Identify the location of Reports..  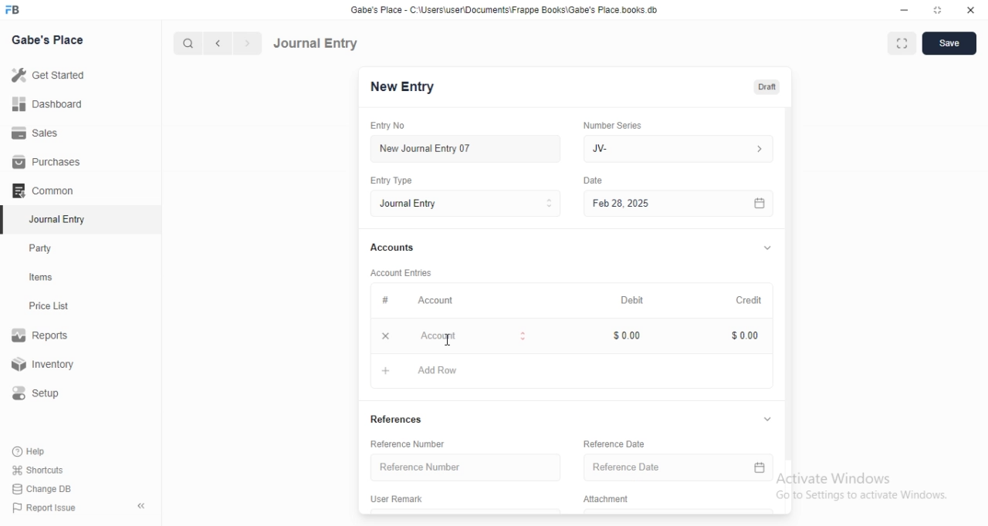
(42, 338).